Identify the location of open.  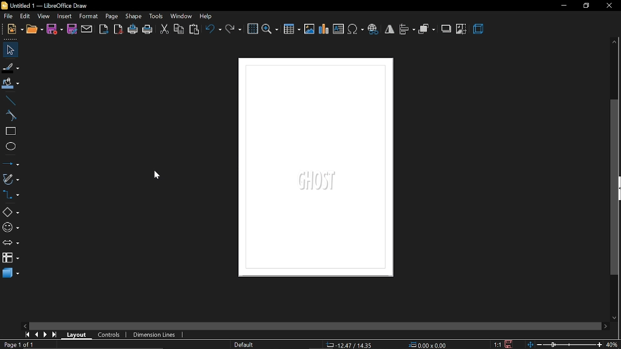
(34, 29).